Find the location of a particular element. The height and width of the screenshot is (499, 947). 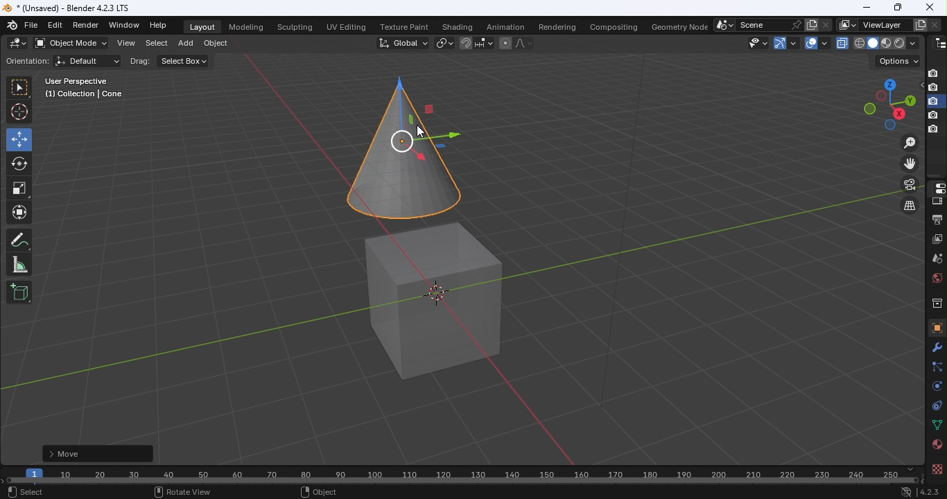

Add cube is located at coordinates (19, 291).